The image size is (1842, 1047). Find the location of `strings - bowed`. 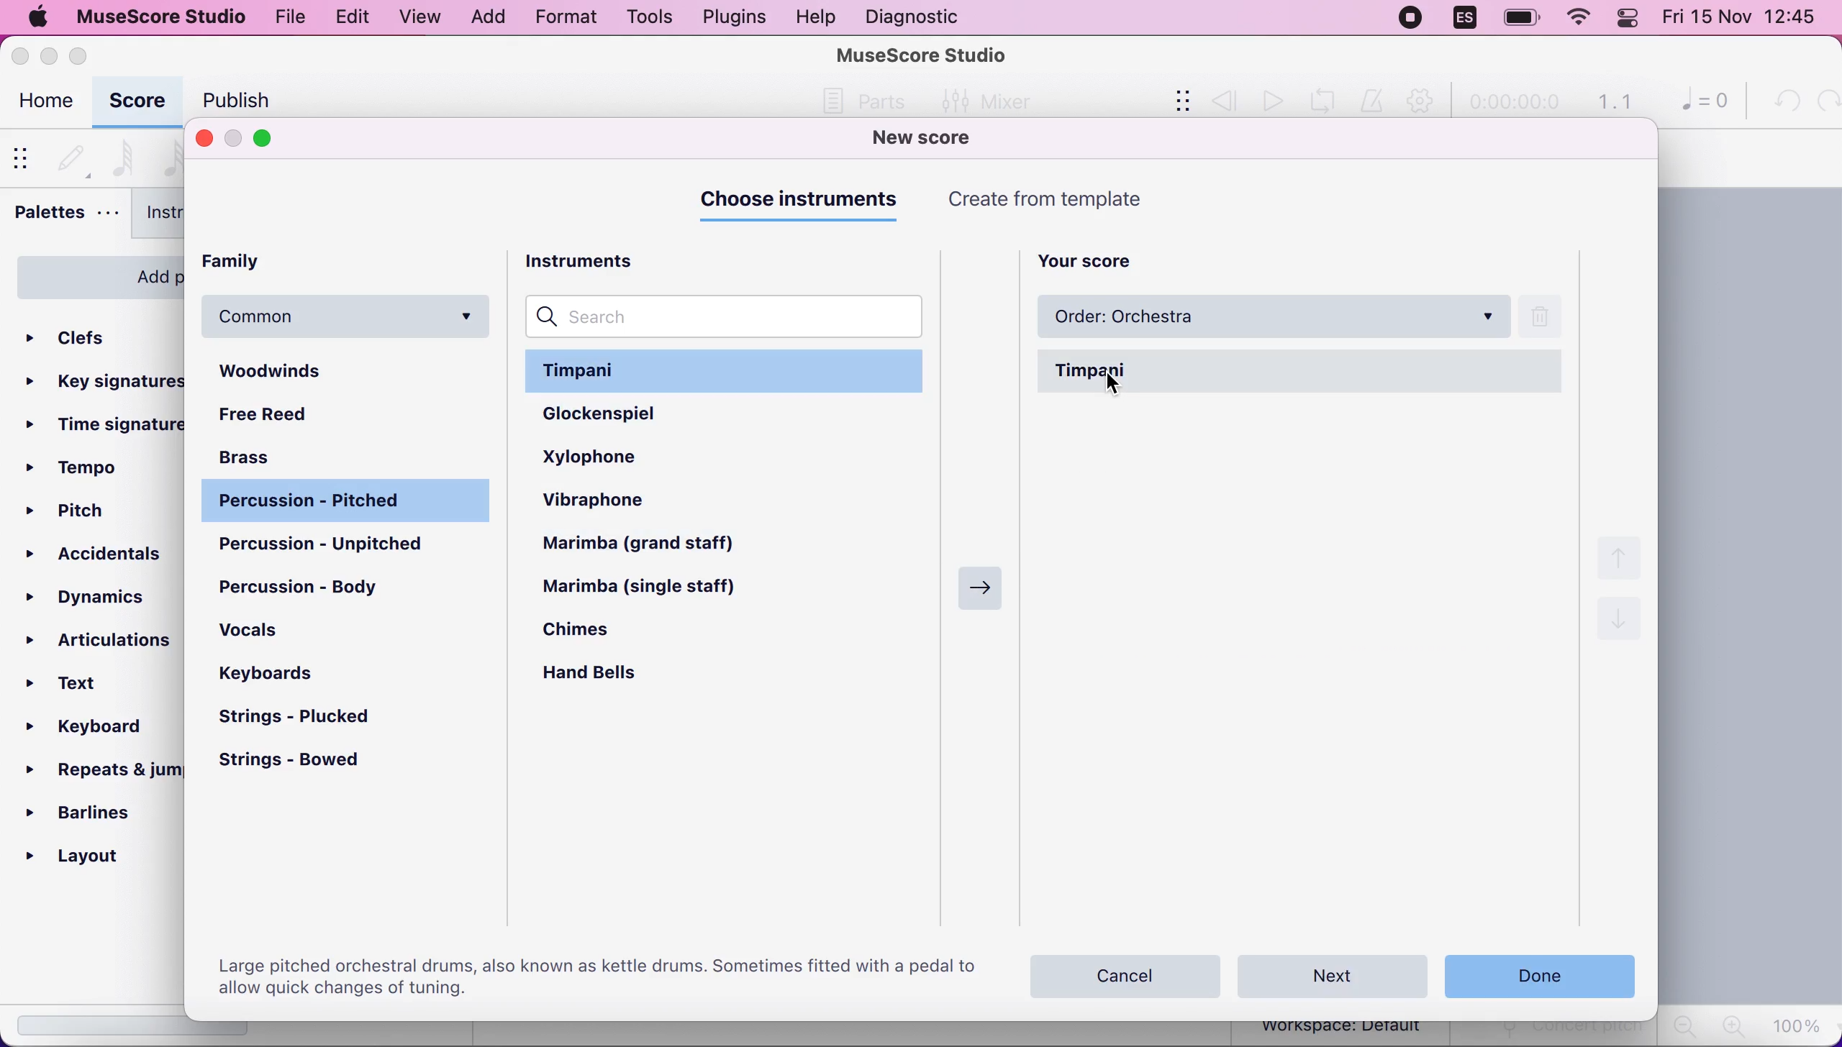

strings - bowed is located at coordinates (304, 762).